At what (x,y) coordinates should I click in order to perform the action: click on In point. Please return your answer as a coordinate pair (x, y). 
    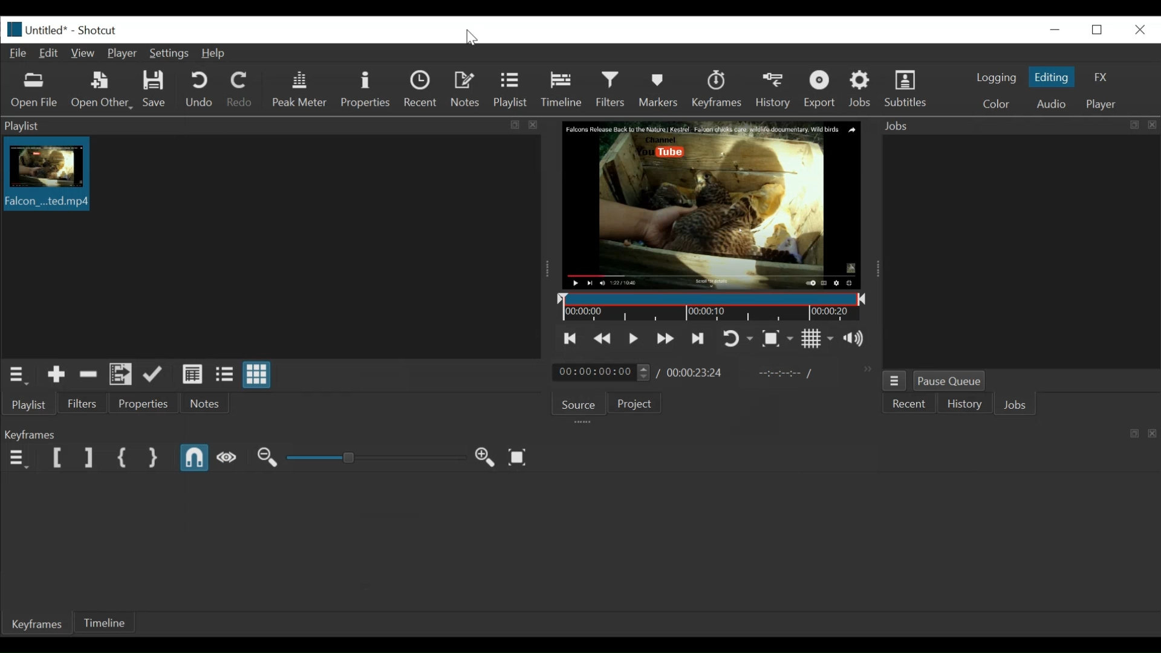
    Looking at the image, I should click on (785, 375).